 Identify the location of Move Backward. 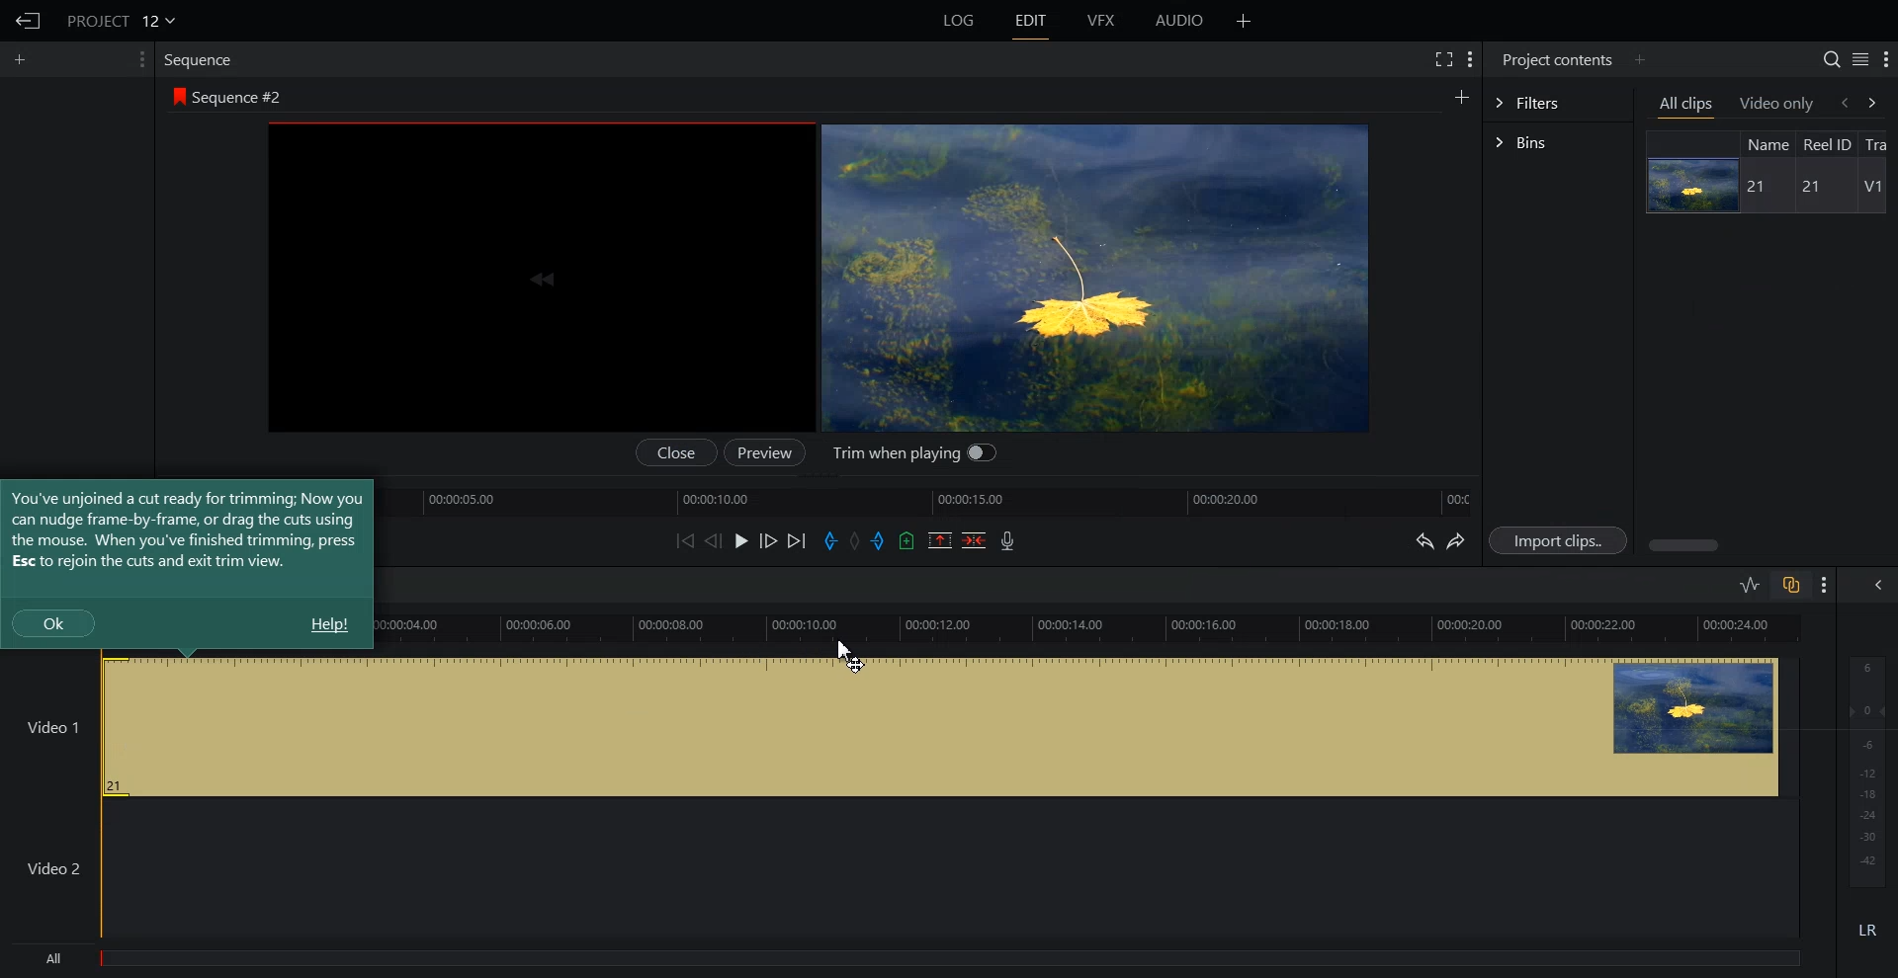
(684, 540).